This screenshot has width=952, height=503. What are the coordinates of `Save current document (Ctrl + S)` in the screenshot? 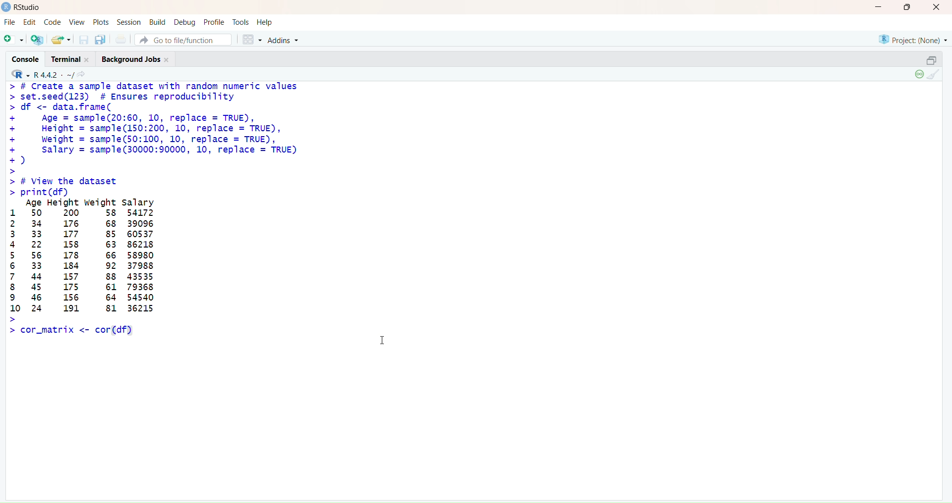 It's located at (83, 40).